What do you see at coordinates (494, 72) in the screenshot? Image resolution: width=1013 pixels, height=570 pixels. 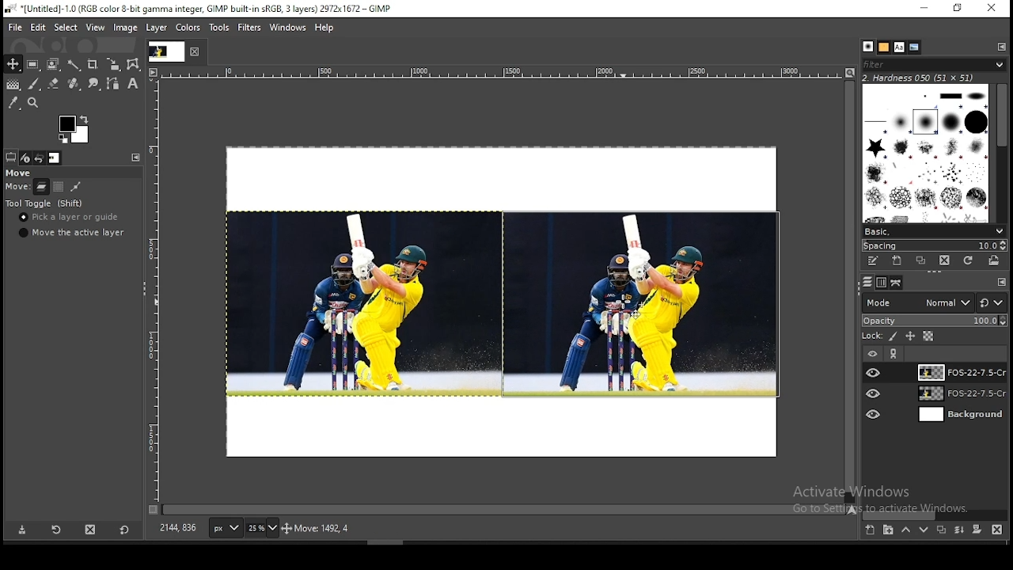 I see `scale` at bounding box center [494, 72].